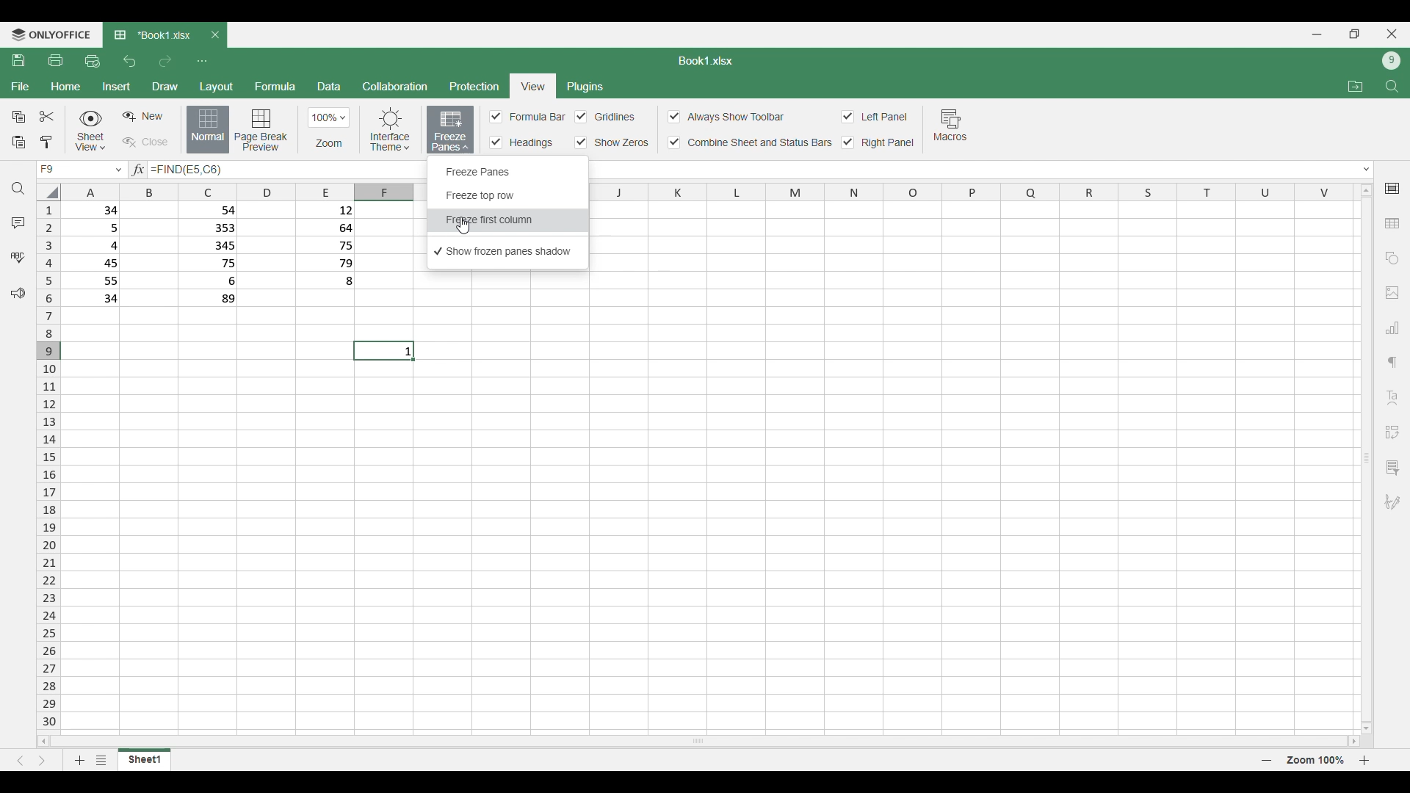 The height and width of the screenshot is (793, 1410). I want to click on Insert Text art, so click(1392, 398).